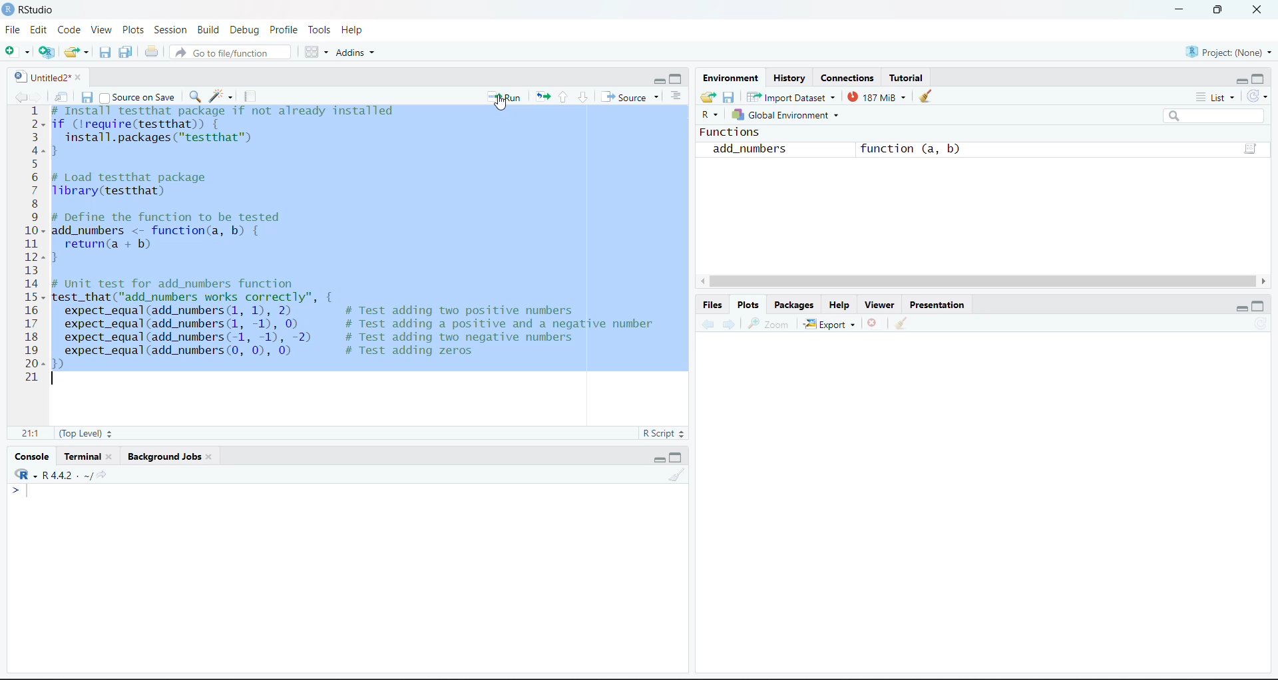 This screenshot has width=1278, height=680. What do you see at coordinates (676, 95) in the screenshot?
I see `show document outline` at bounding box center [676, 95].